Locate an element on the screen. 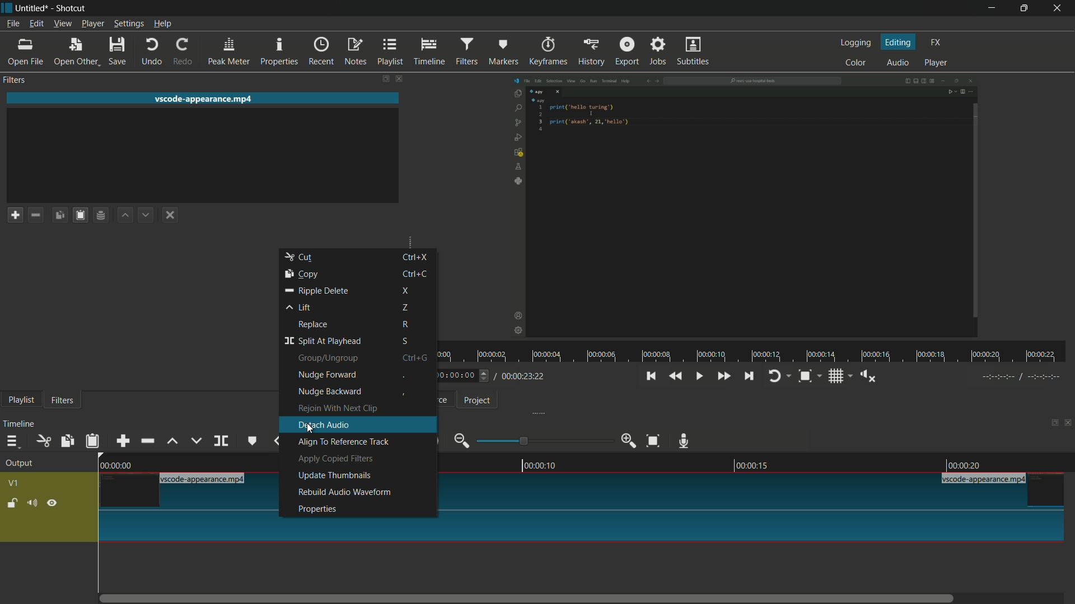 This screenshot has width=1075, height=604. show volume control is located at coordinates (866, 377).